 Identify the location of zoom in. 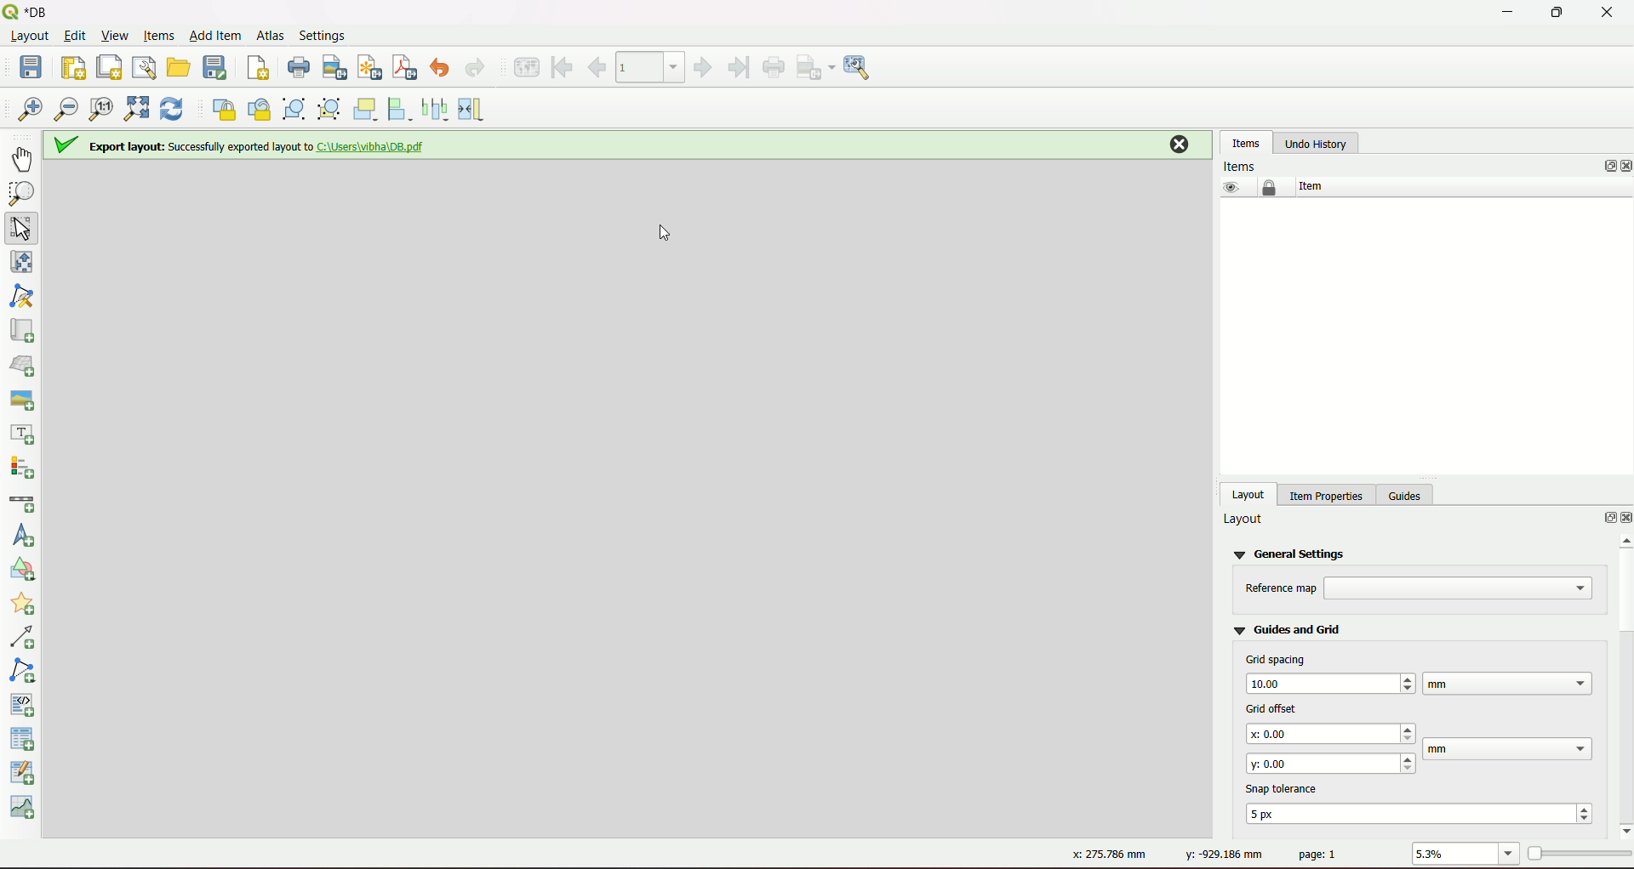
(30, 111).